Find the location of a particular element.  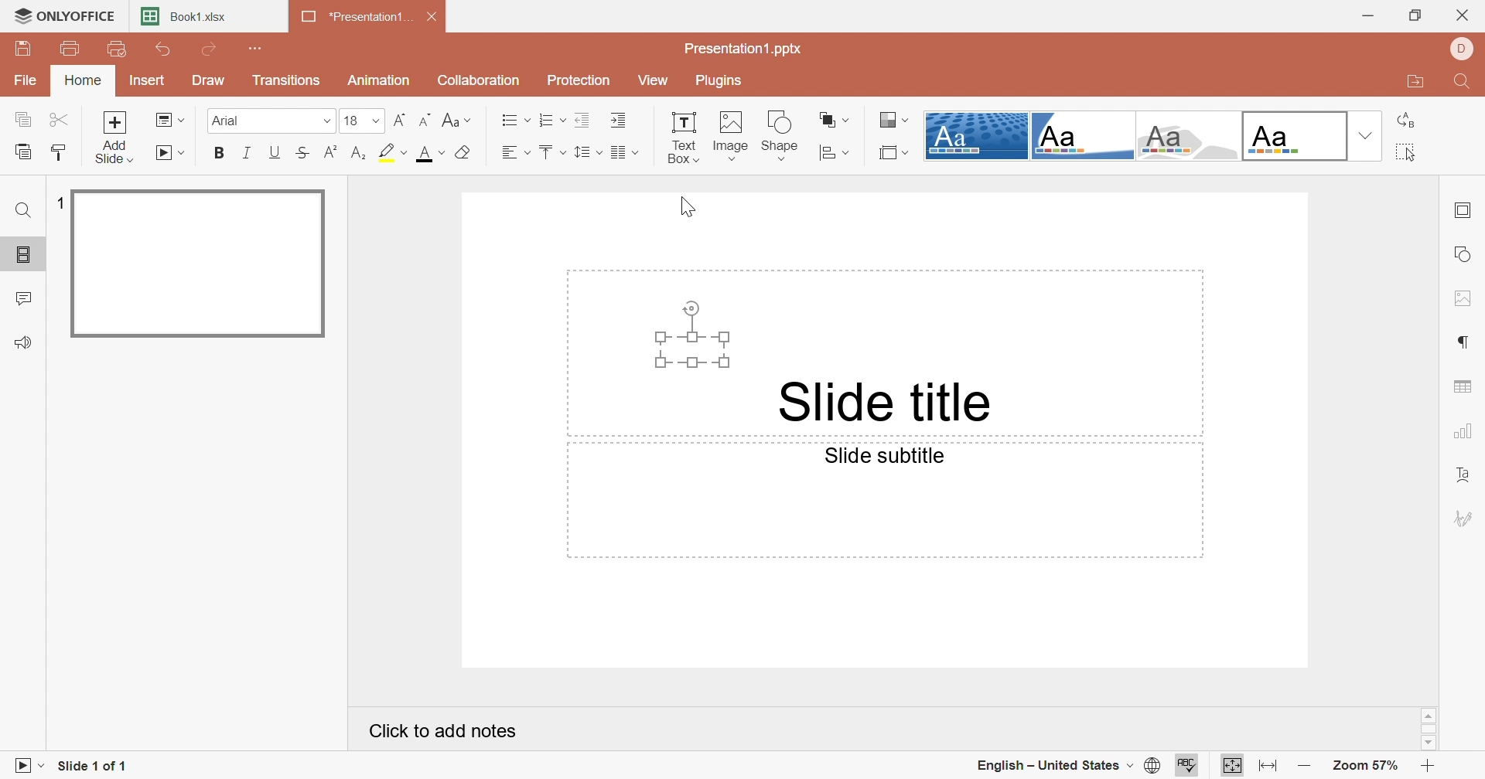

Highlight color is located at coordinates (392, 152).